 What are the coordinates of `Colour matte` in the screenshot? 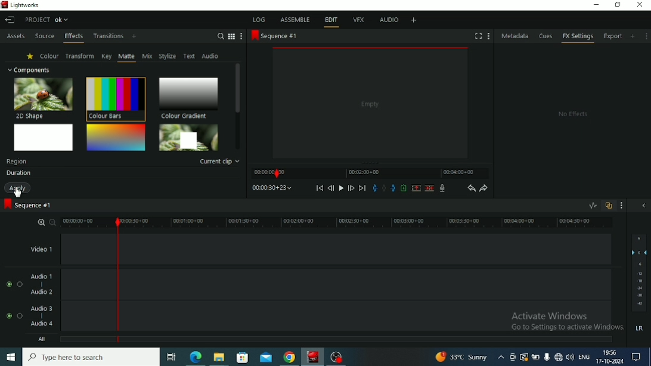 It's located at (44, 137).